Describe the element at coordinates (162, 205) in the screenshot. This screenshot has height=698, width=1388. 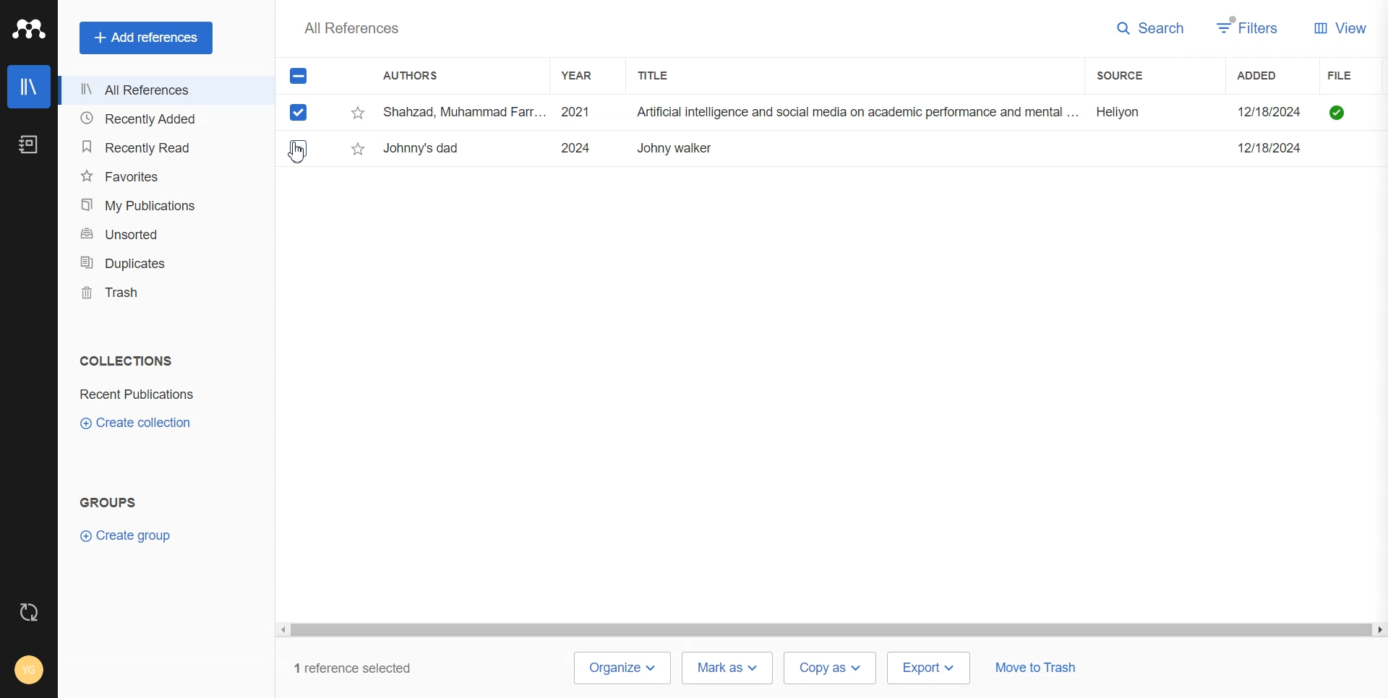
I see `My Publication` at that location.